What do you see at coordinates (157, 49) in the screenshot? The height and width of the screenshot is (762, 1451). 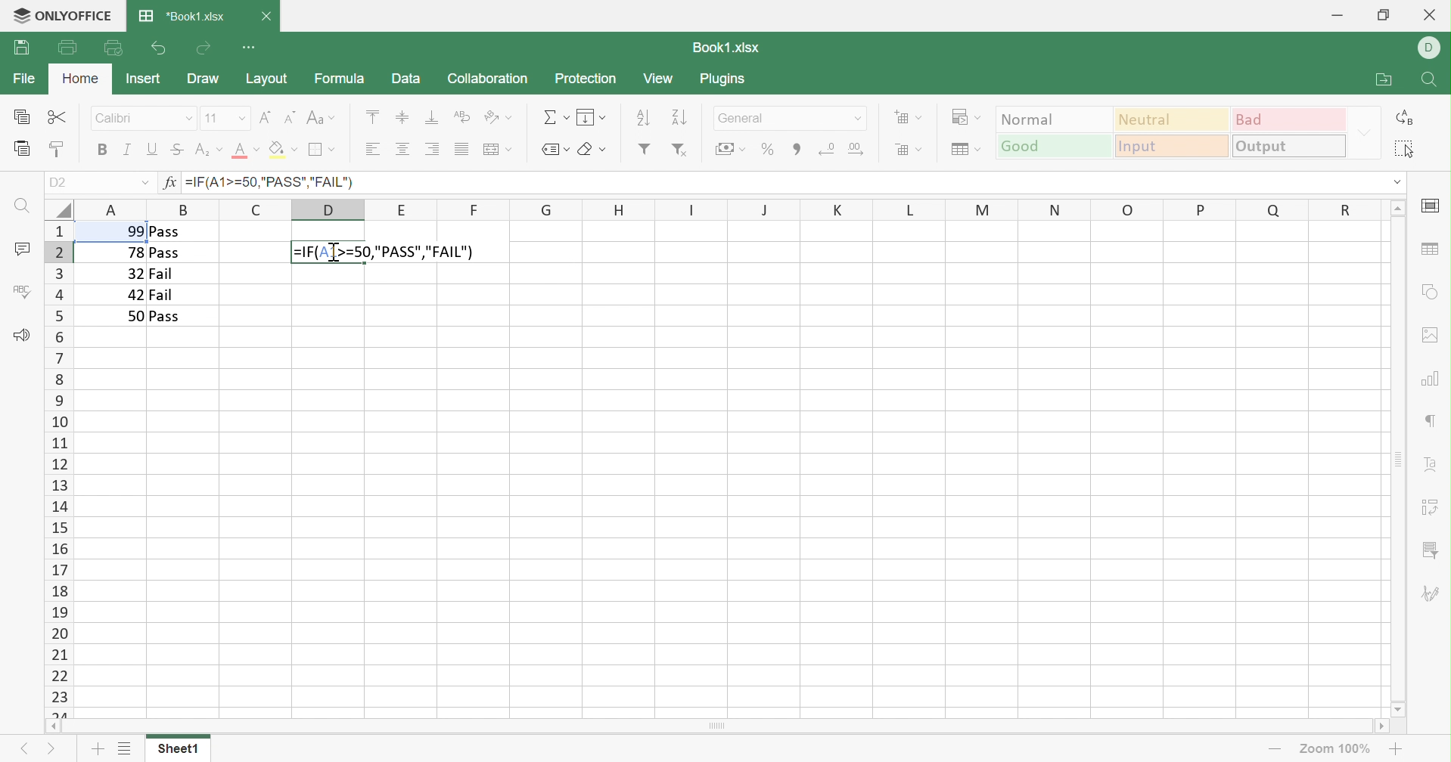 I see `Undo` at bounding box center [157, 49].